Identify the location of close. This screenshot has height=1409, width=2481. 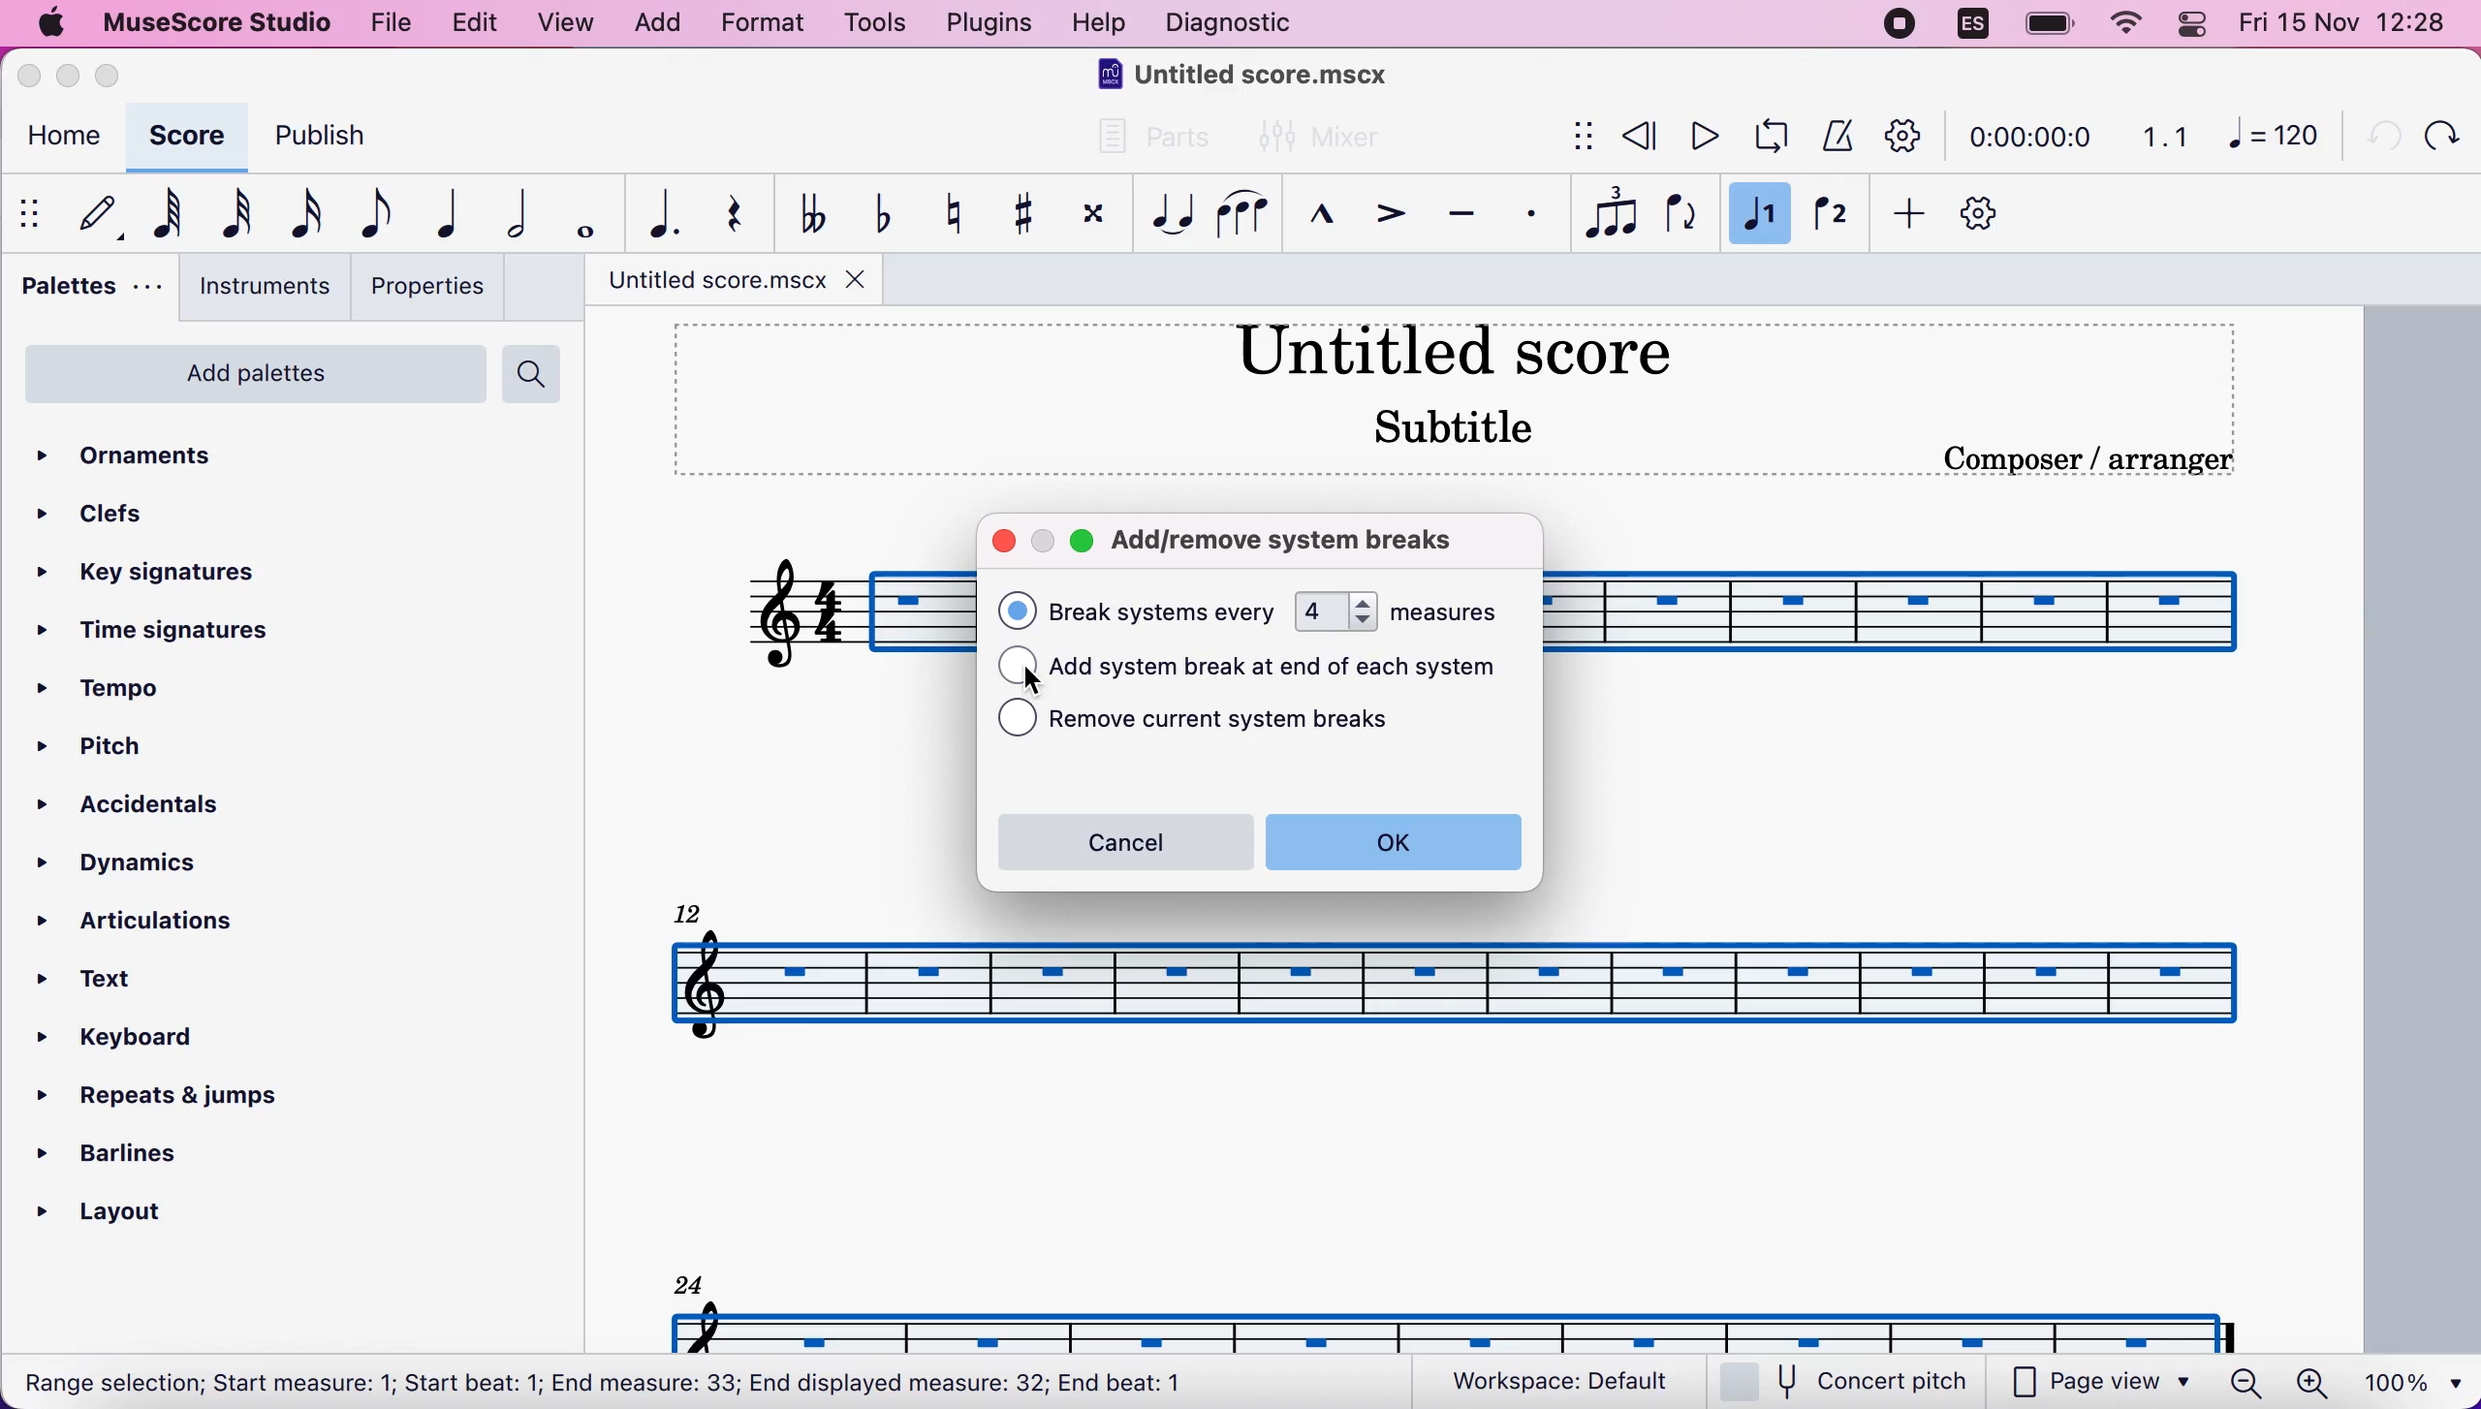
(862, 277).